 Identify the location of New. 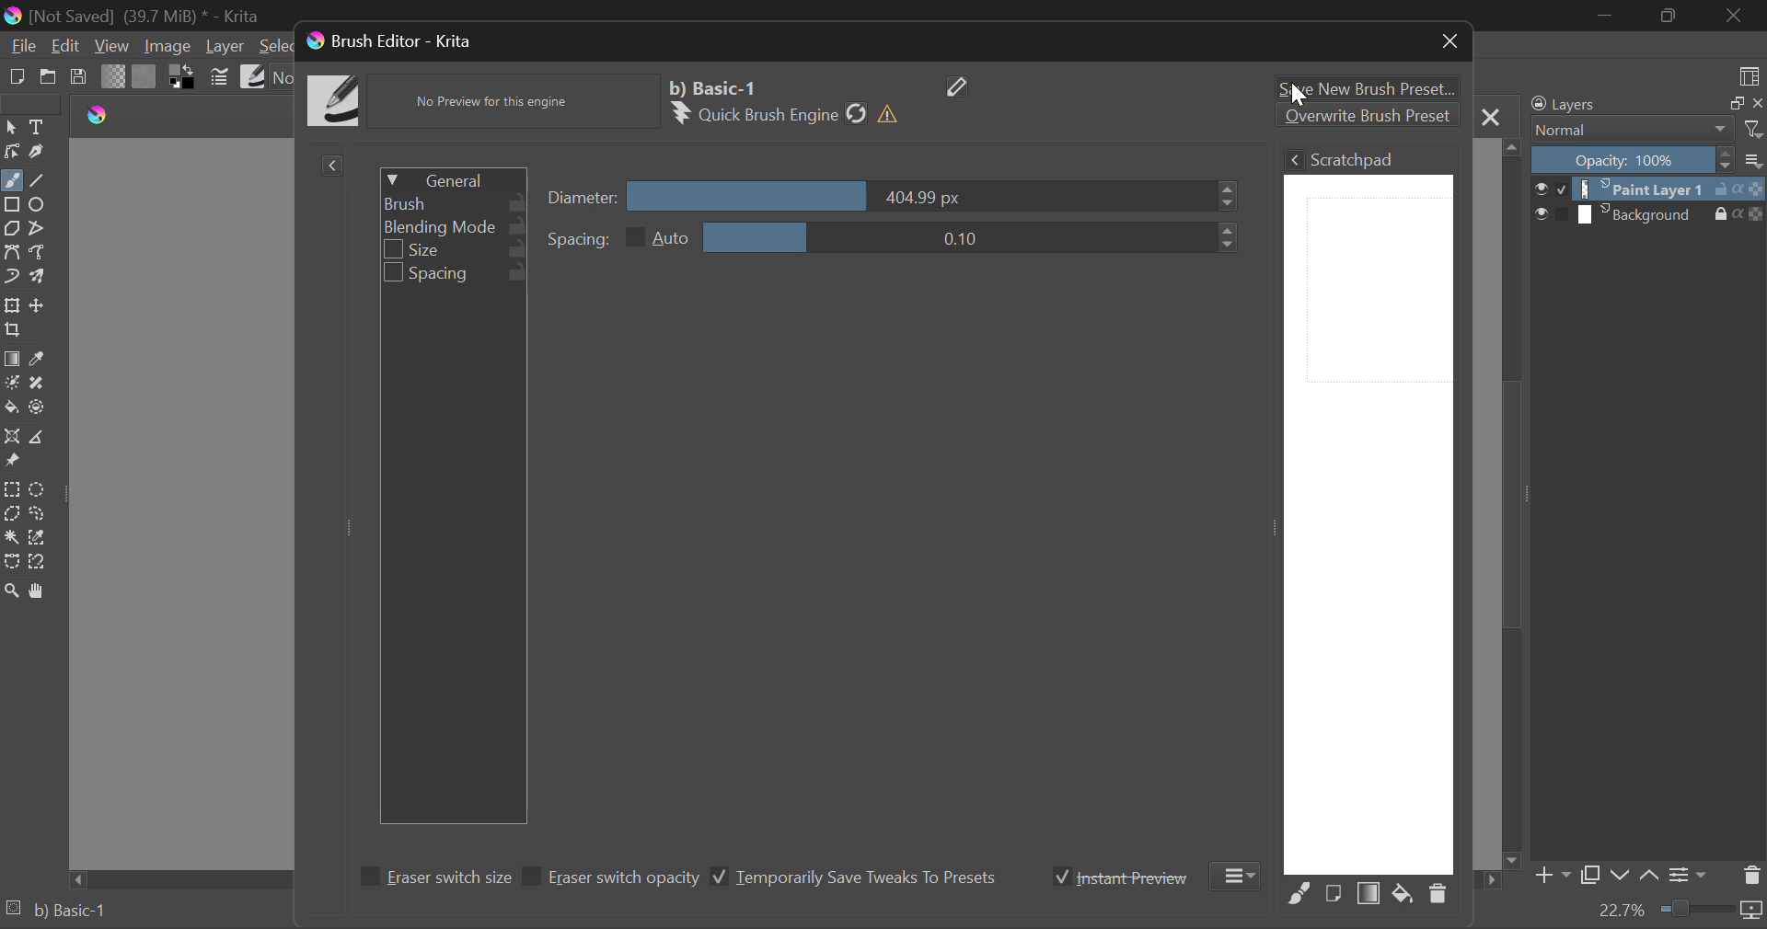
(17, 75).